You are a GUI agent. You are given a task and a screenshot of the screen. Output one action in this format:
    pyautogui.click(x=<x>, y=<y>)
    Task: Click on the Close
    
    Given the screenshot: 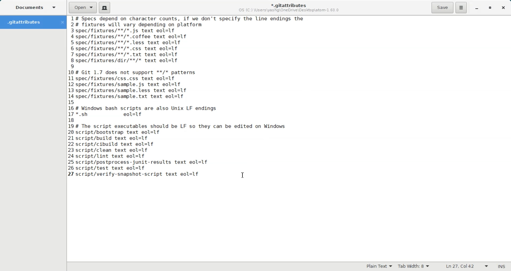 What is the action you would take?
    pyautogui.click(x=503, y=8)
    